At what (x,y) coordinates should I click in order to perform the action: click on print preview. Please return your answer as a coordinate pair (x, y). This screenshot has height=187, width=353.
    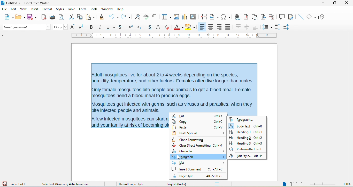
    Looking at the image, I should click on (62, 17).